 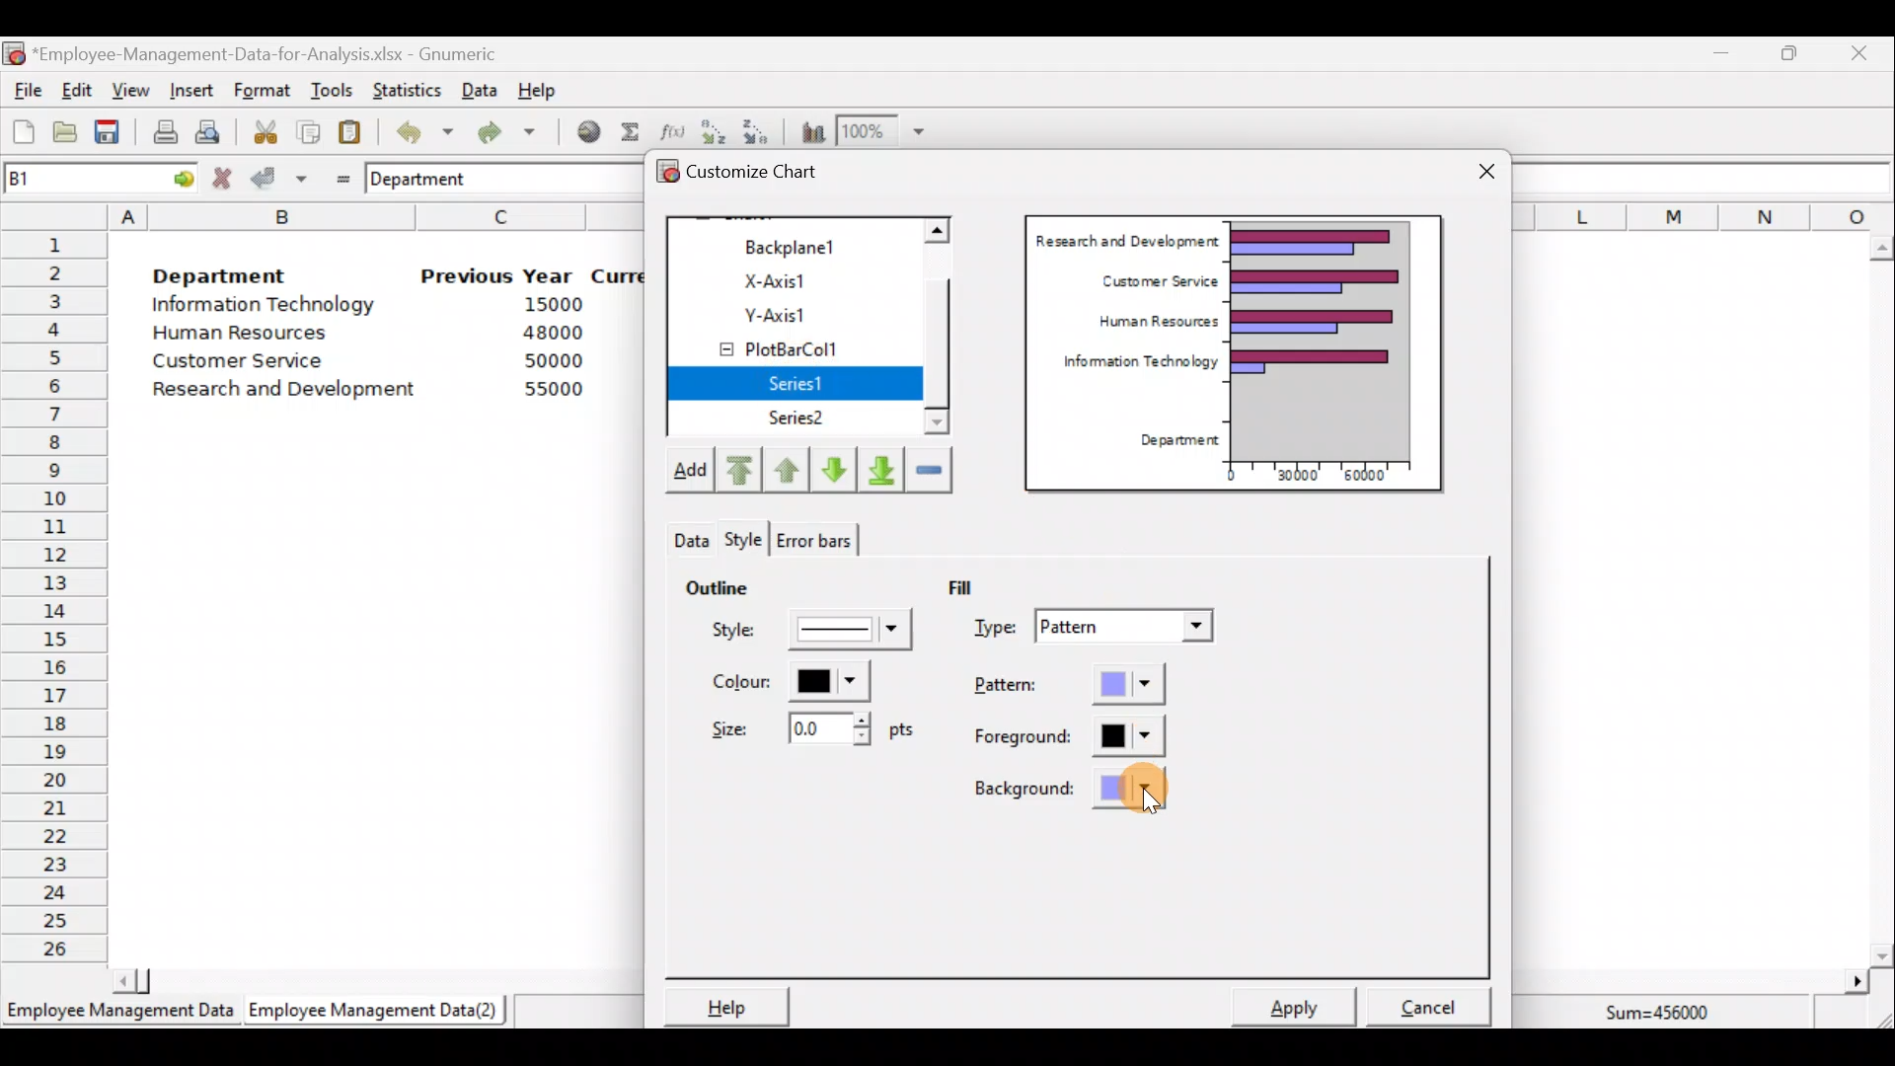 I want to click on Move up, so click(x=787, y=467).